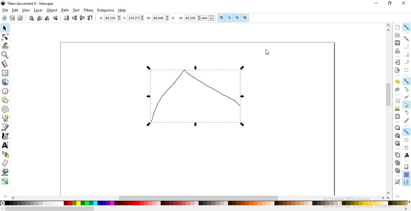 The width and height of the screenshot is (411, 211). Describe the element at coordinates (397, 51) in the screenshot. I see `print document` at that location.